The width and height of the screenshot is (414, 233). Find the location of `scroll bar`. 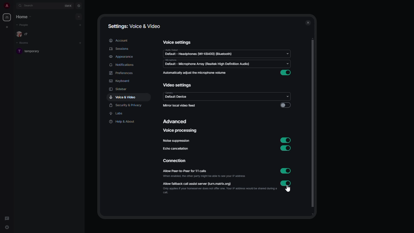

scroll bar is located at coordinates (312, 126).